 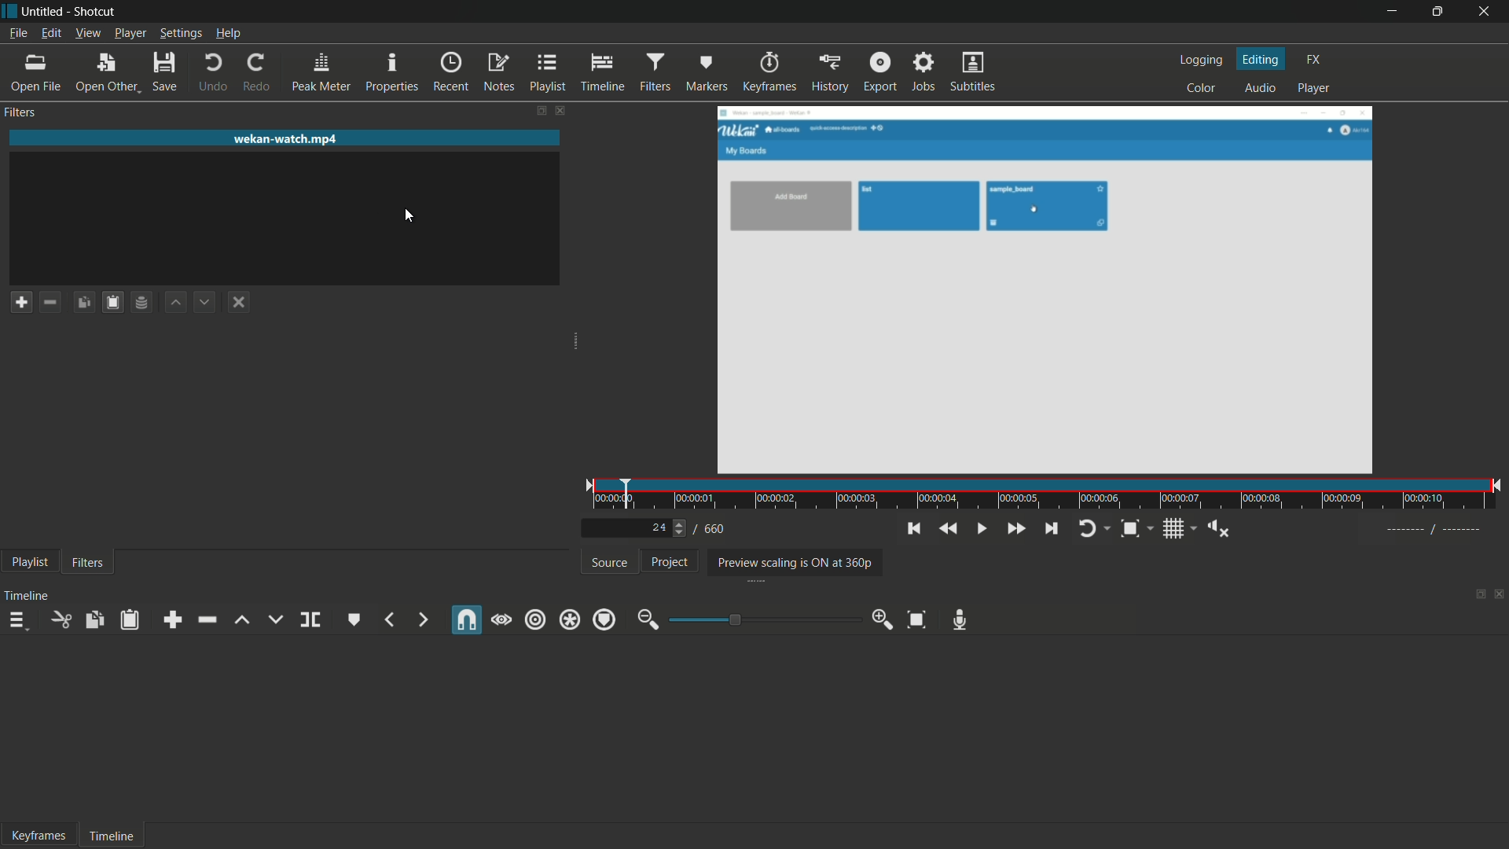 I want to click on zoom out, so click(x=645, y=621).